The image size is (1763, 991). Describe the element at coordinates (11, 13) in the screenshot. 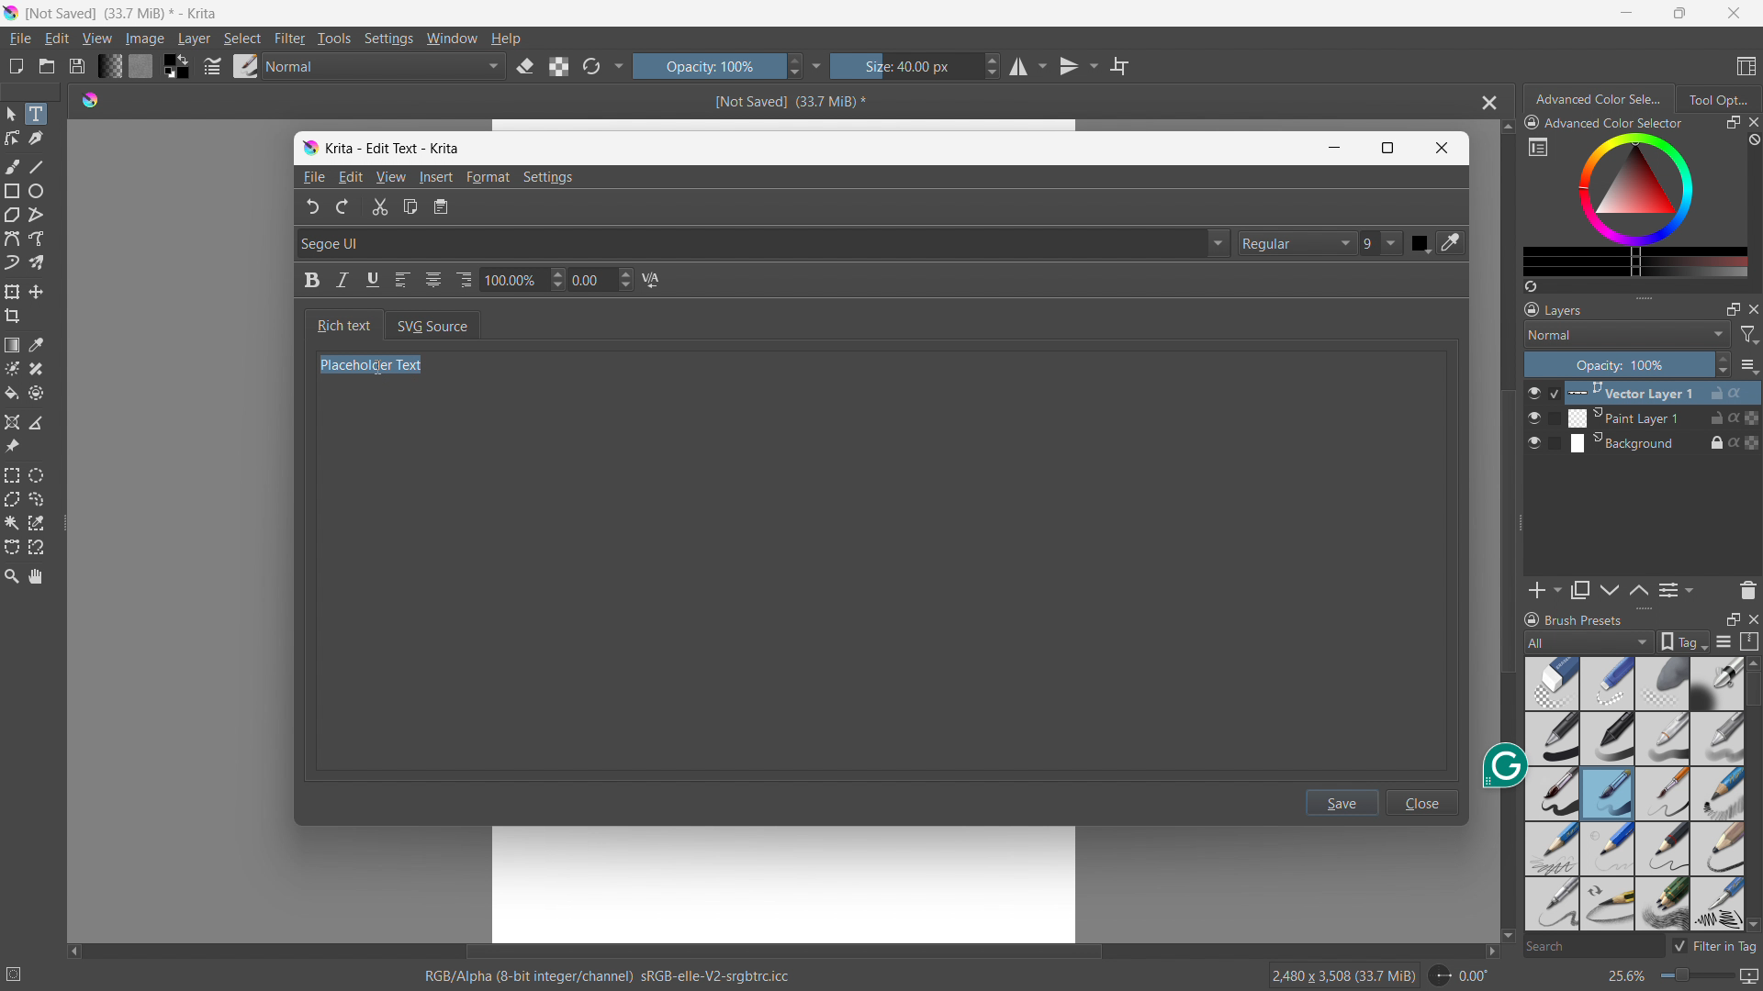

I see `logo` at that location.